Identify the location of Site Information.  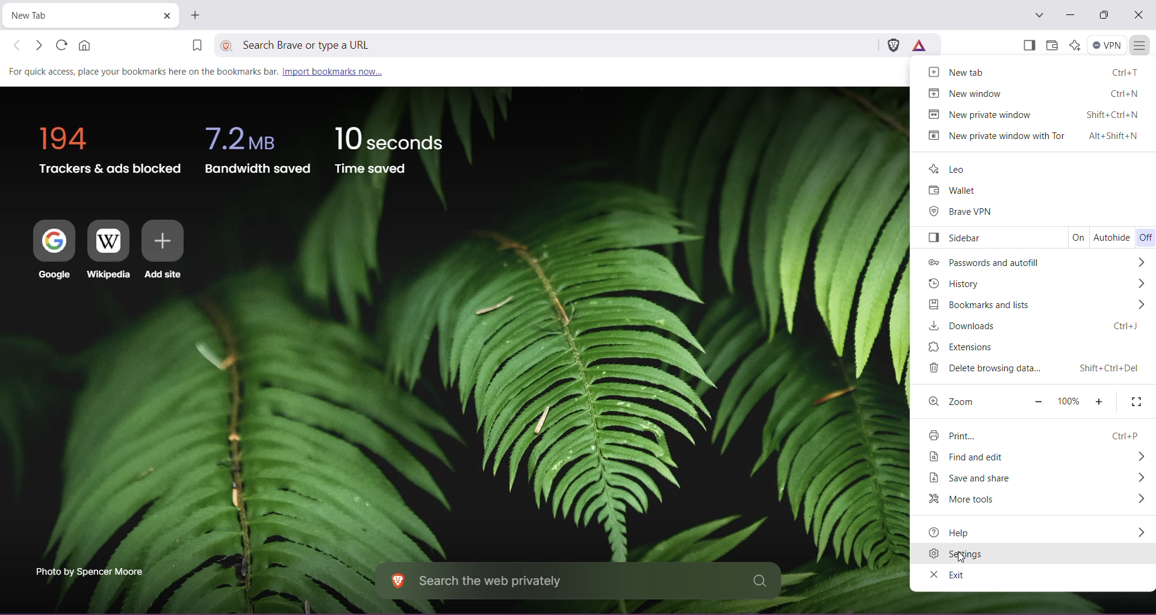
(228, 45).